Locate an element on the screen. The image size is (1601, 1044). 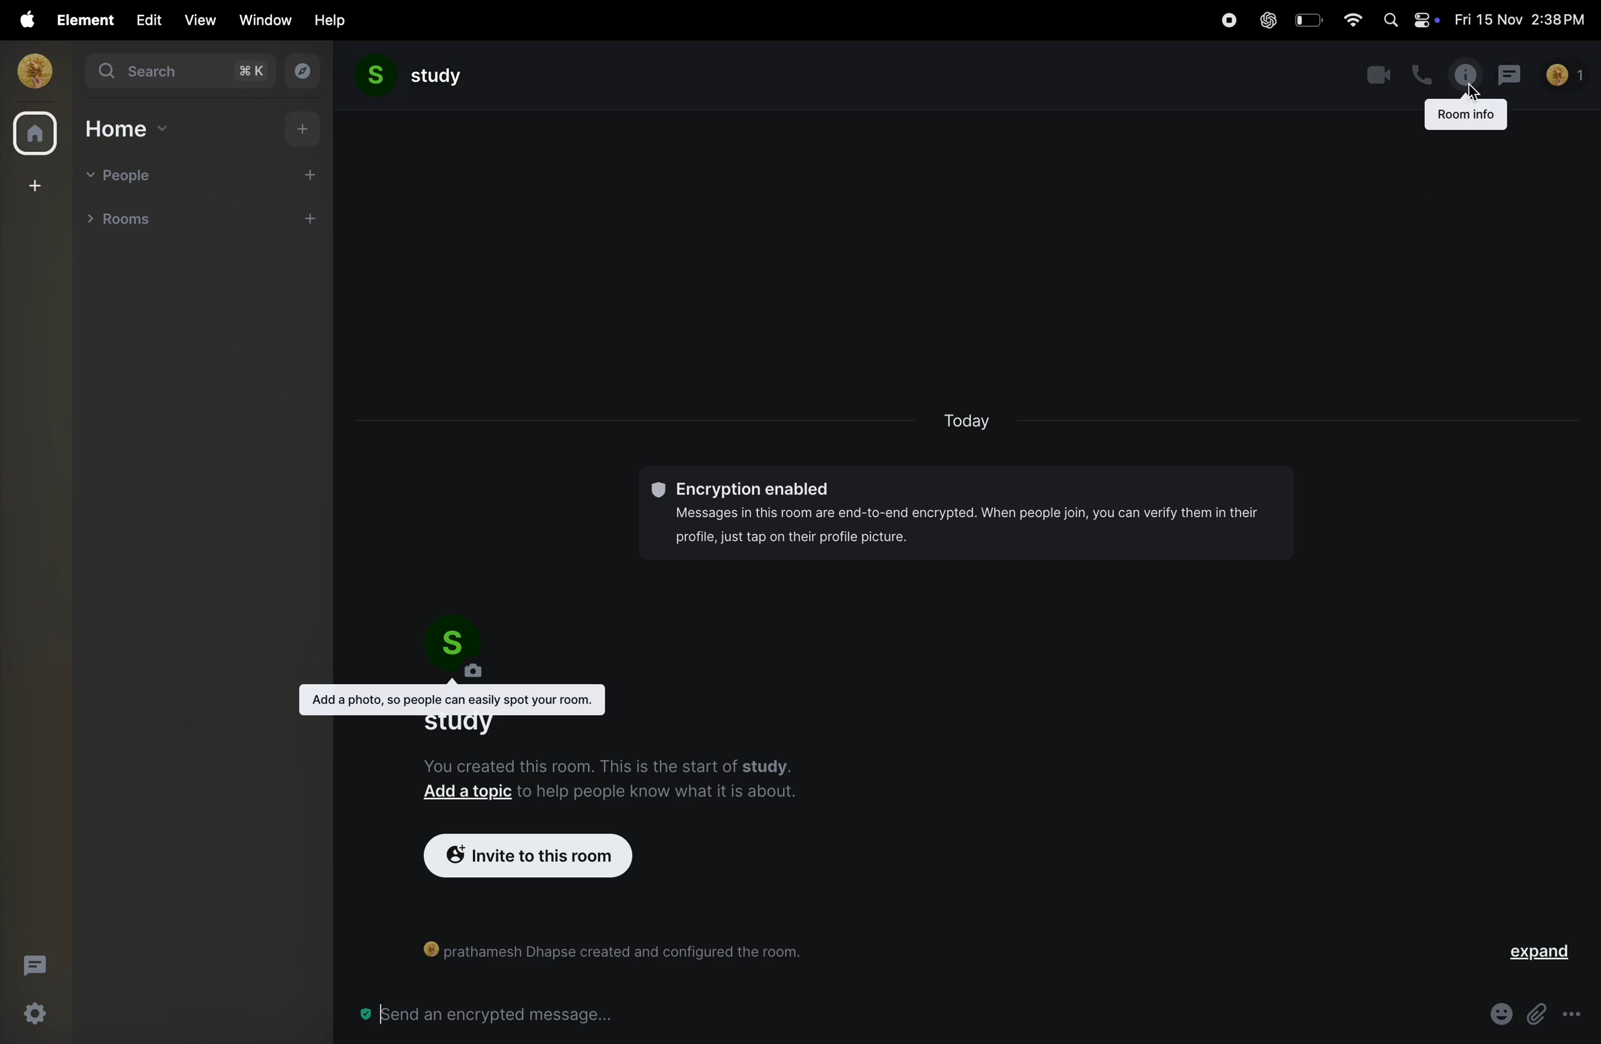
more options is located at coordinates (1578, 1016).